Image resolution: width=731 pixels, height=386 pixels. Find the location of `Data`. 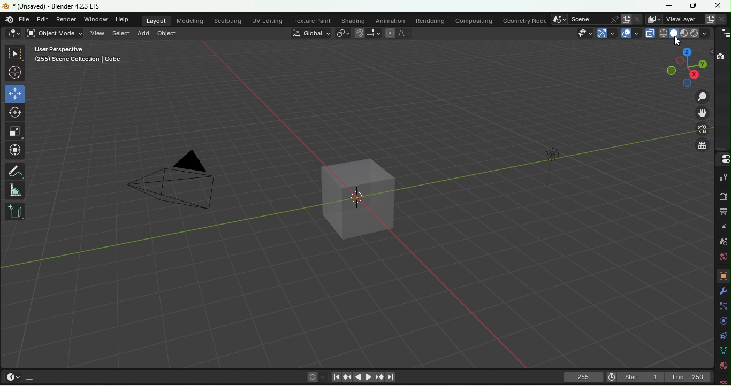

Data is located at coordinates (724, 351).